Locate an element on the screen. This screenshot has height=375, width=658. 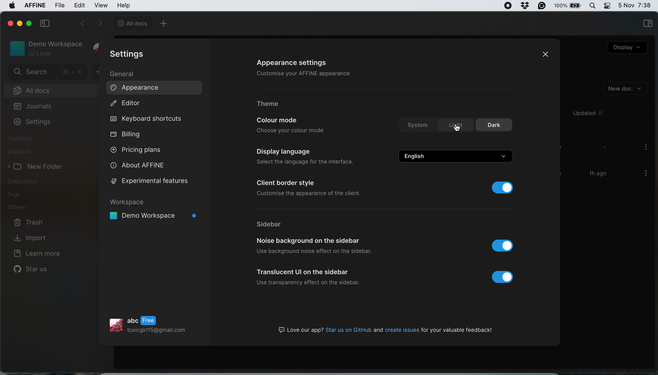
choose your colour mode is located at coordinates (290, 131).